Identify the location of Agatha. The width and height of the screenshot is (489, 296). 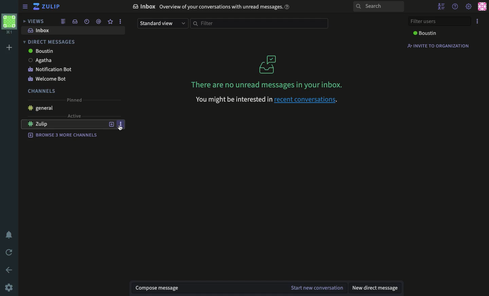
(40, 60).